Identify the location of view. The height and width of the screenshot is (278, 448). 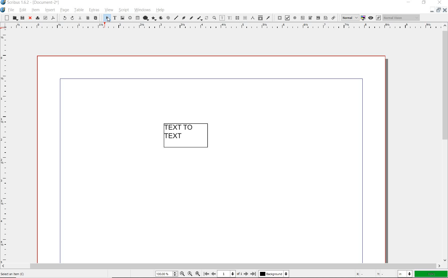
(109, 10).